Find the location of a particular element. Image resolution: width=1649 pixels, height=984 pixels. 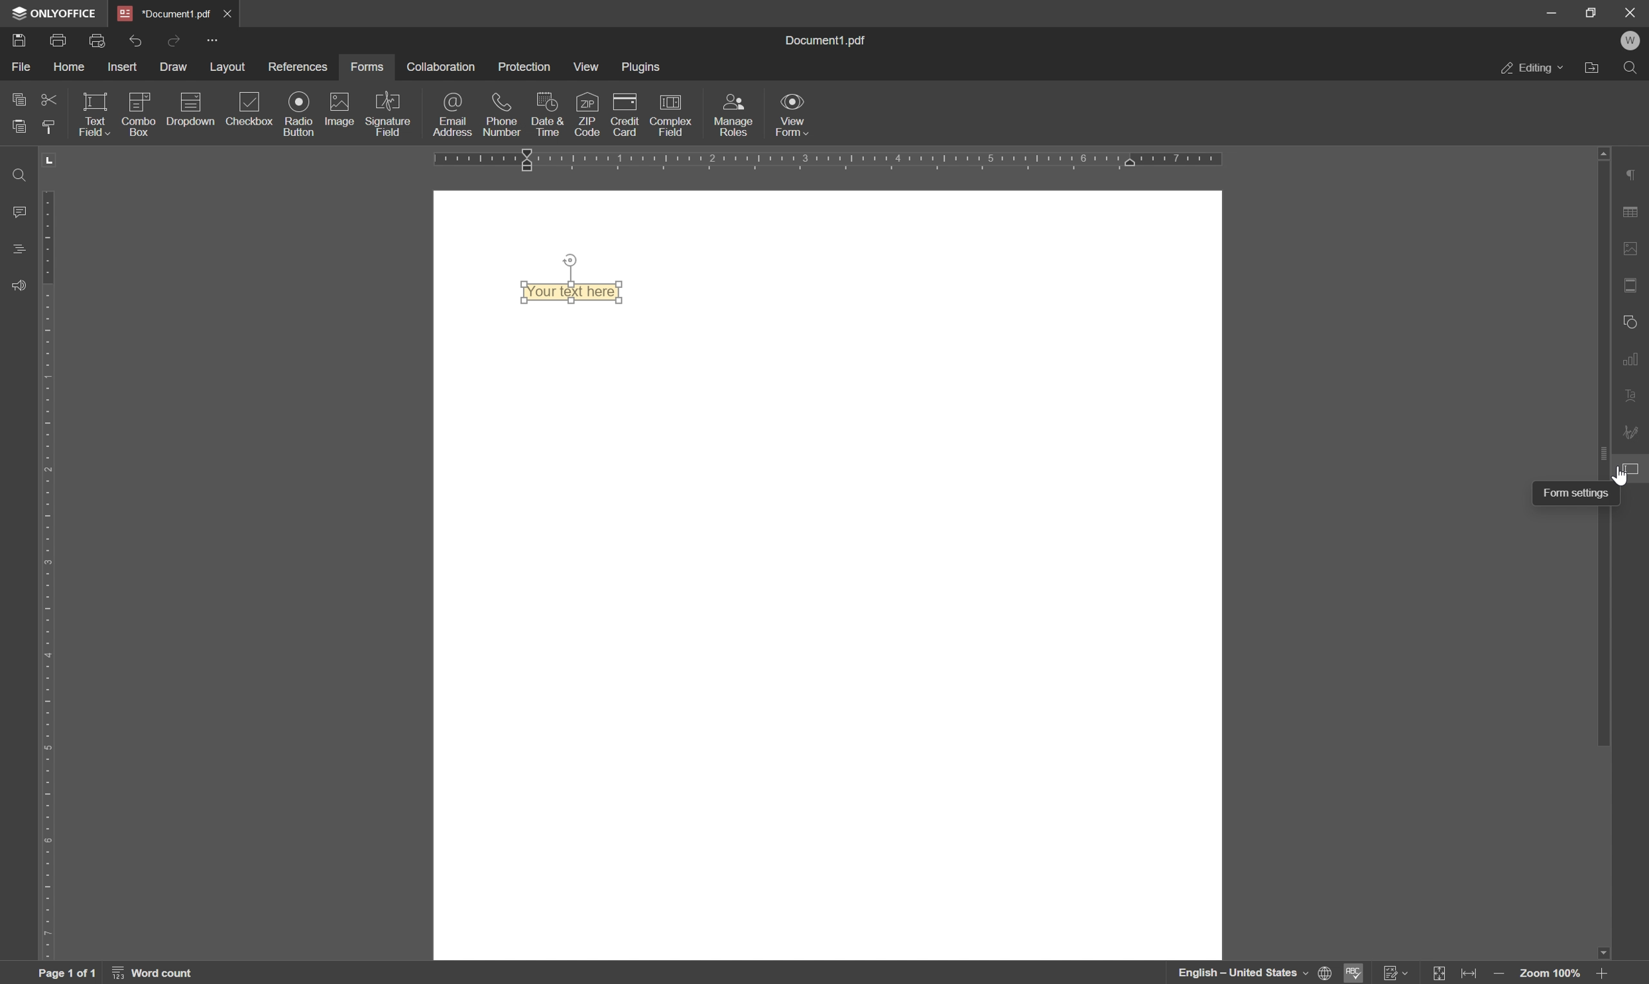

header & footer is located at coordinates (1634, 285).